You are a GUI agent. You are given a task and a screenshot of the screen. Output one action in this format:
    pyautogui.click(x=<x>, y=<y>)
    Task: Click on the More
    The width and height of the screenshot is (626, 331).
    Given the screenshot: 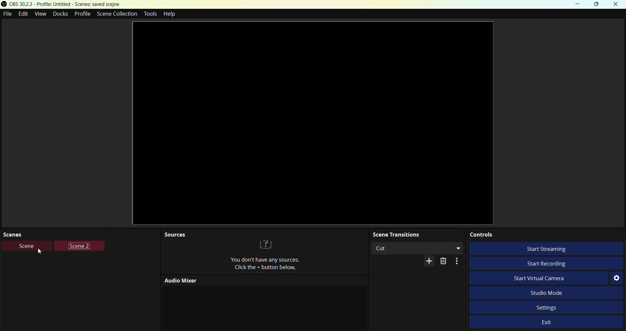 What is the action you would take?
    pyautogui.click(x=429, y=262)
    